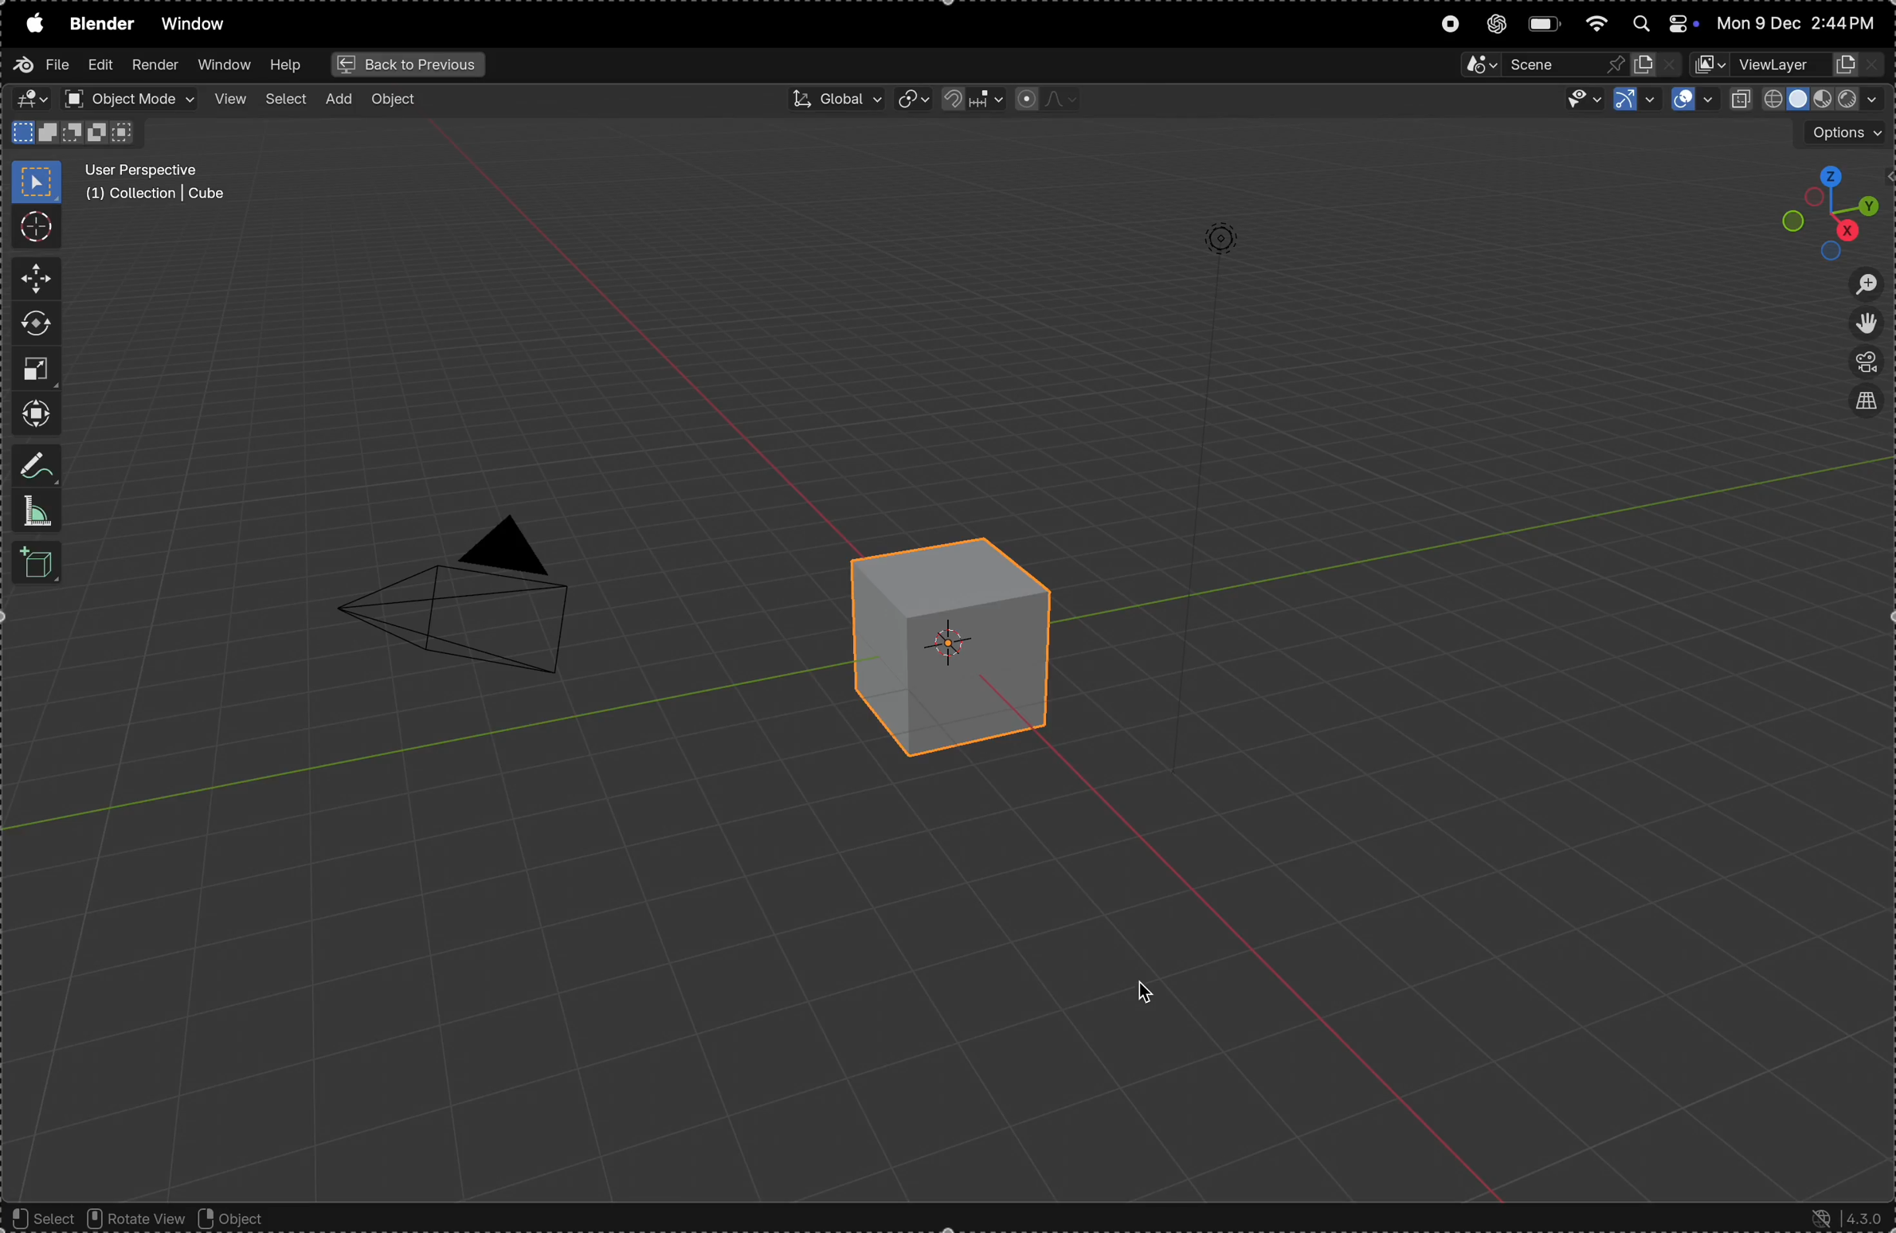 The image size is (1896, 1233). Describe the element at coordinates (1568, 66) in the screenshot. I see `secene` at that location.